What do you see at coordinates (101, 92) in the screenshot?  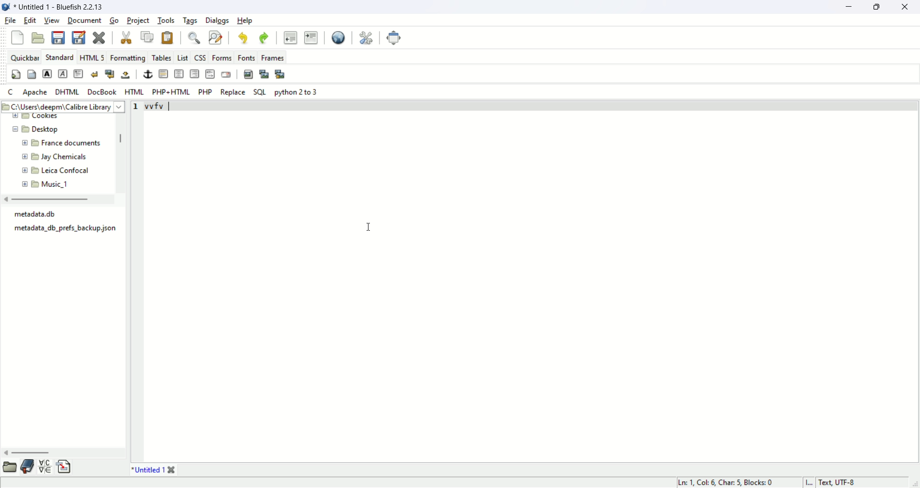 I see `docbook` at bounding box center [101, 92].